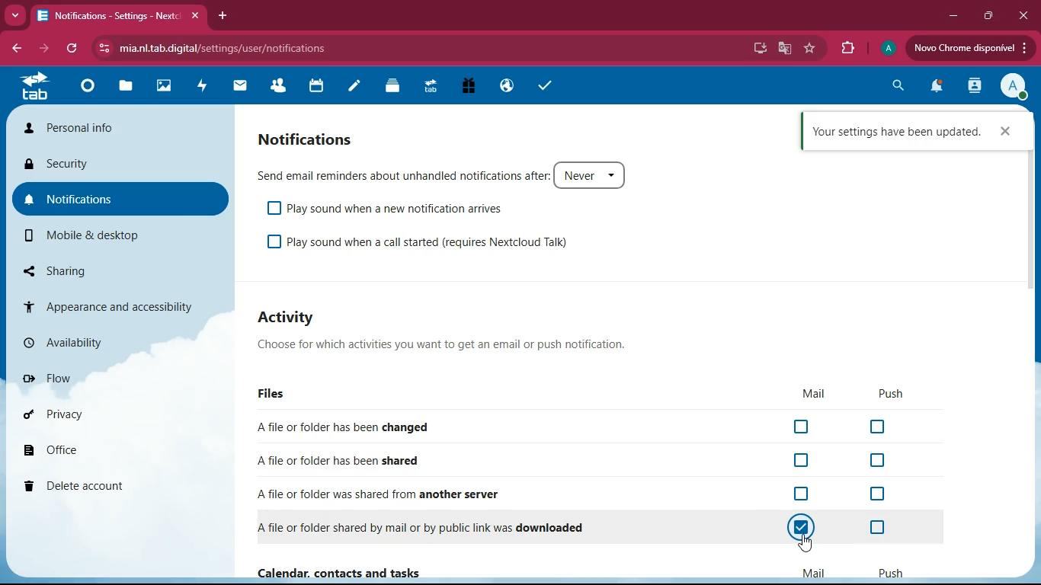 This screenshot has height=585, width=1041. Describe the element at coordinates (890, 570) in the screenshot. I see `push` at that location.